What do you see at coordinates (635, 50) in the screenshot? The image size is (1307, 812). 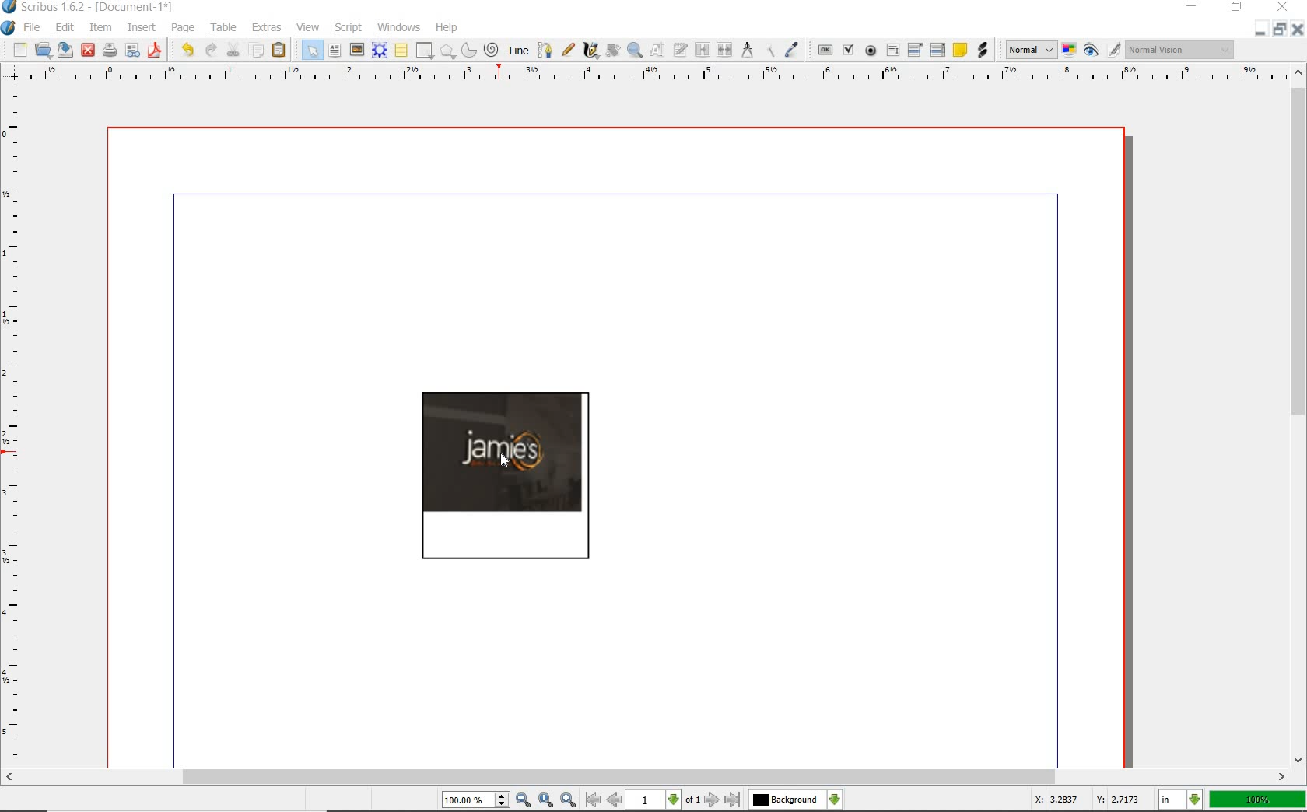 I see `zoom in or zoom out` at bounding box center [635, 50].